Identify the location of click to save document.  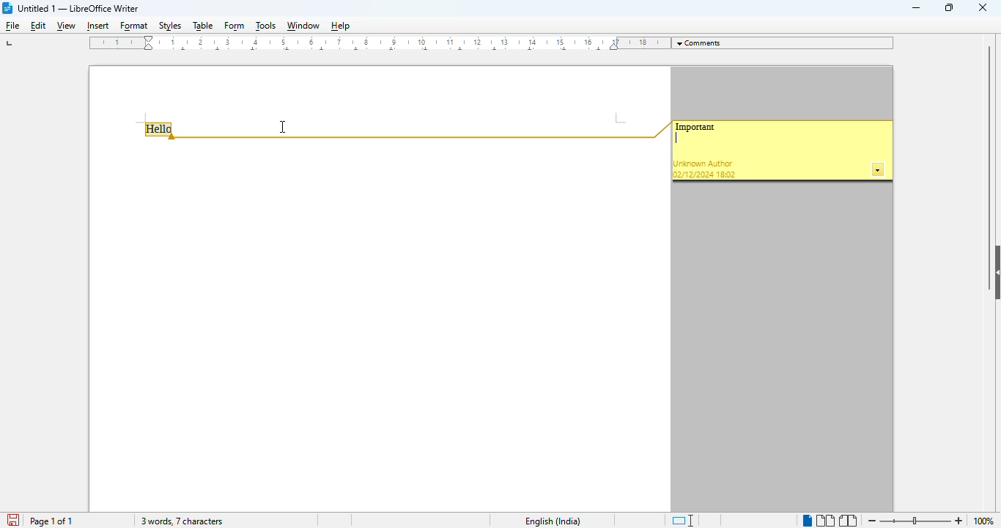
(15, 521).